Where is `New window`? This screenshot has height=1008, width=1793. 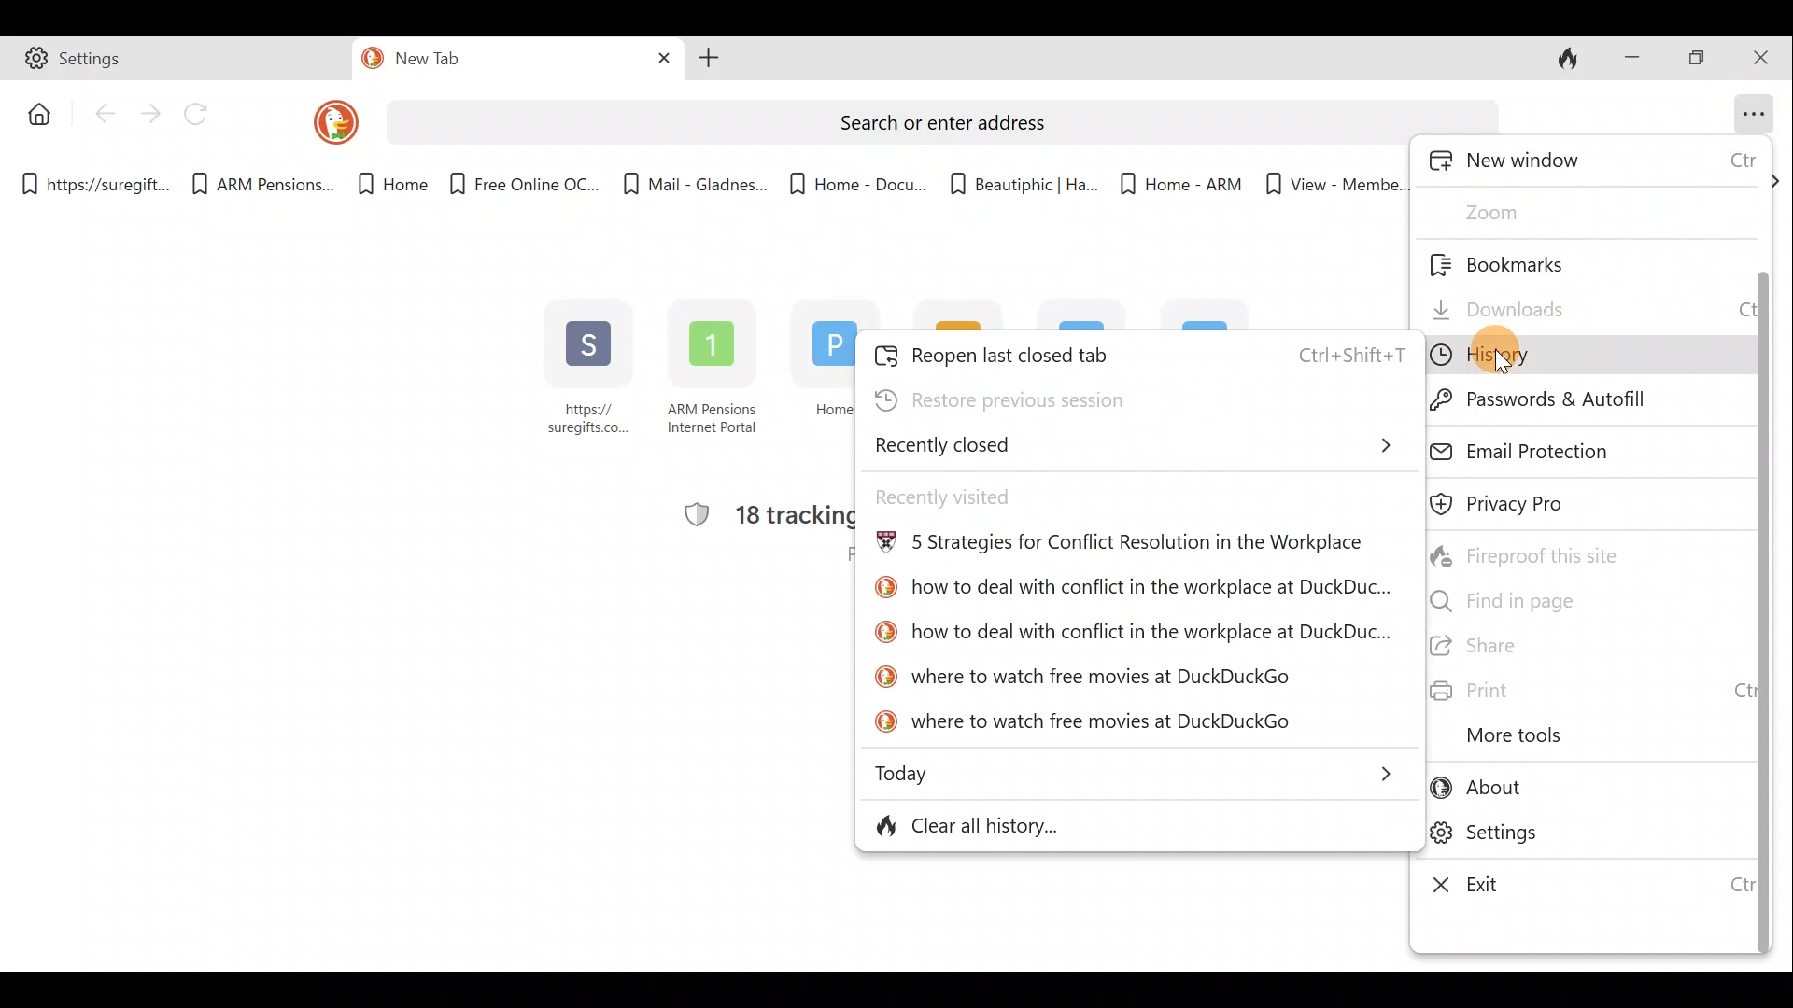 New window is located at coordinates (1593, 163).